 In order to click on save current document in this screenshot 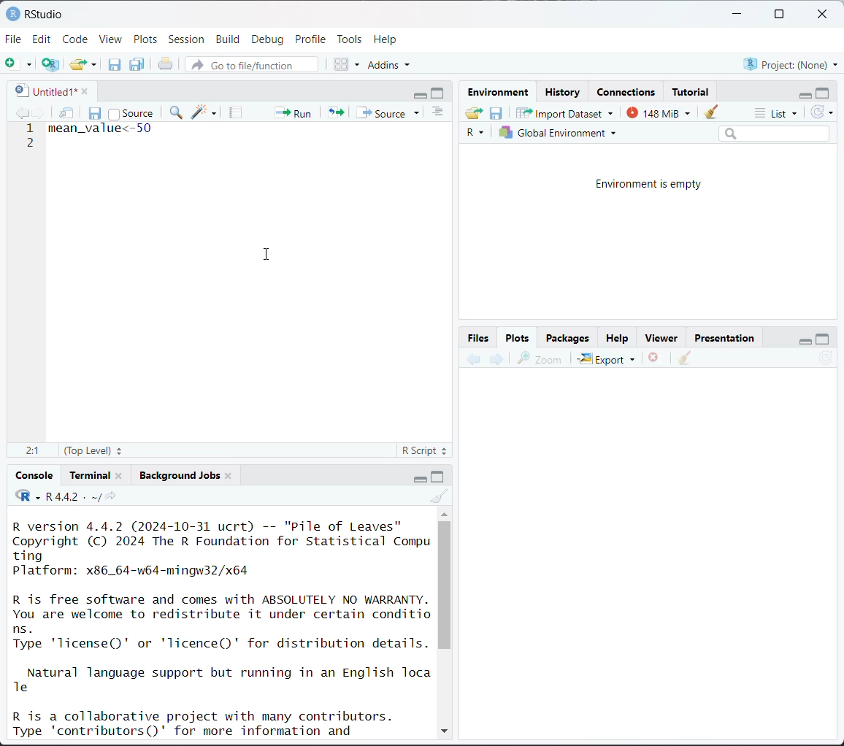, I will do `click(96, 112)`.